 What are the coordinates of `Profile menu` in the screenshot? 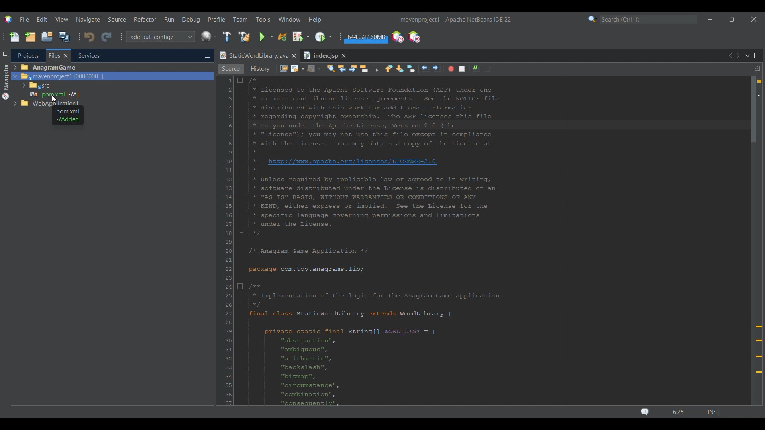 It's located at (217, 19).